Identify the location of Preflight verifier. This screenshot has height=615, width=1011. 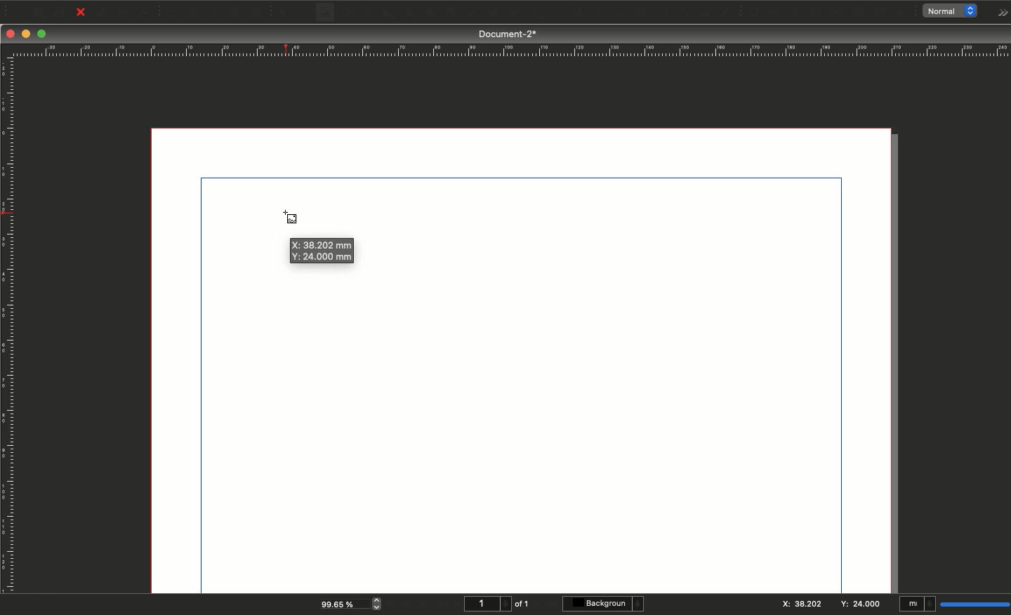
(124, 15).